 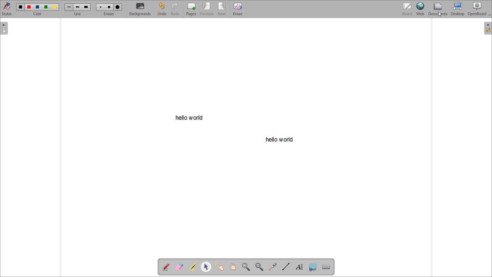 What do you see at coordinates (7, 9) in the screenshot?
I see `toggle stylus` at bounding box center [7, 9].